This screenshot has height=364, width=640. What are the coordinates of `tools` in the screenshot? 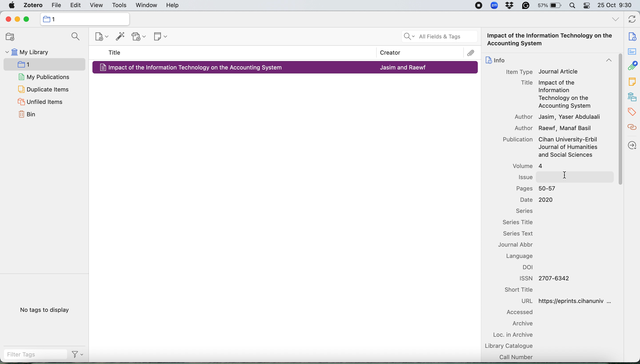 It's located at (120, 5).